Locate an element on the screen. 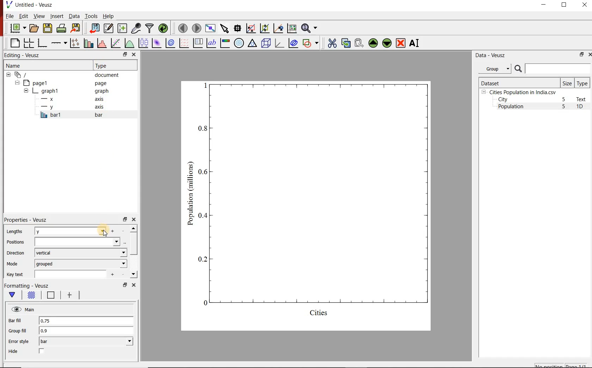 Image resolution: width=592 pixels, height=368 pixels. save the document is located at coordinates (48, 27).